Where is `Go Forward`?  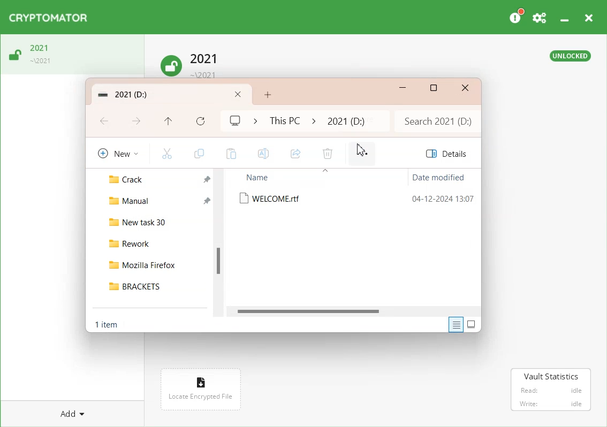
Go Forward is located at coordinates (137, 121).